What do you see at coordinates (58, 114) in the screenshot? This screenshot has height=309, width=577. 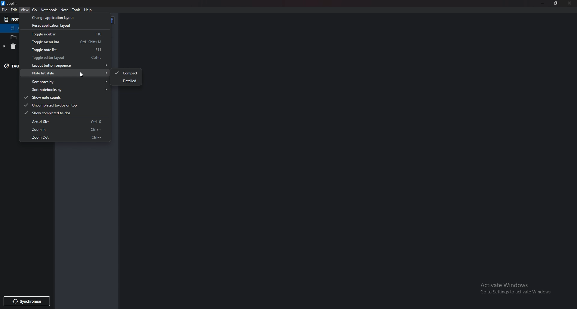 I see `v Show completed to-dos.` at bounding box center [58, 114].